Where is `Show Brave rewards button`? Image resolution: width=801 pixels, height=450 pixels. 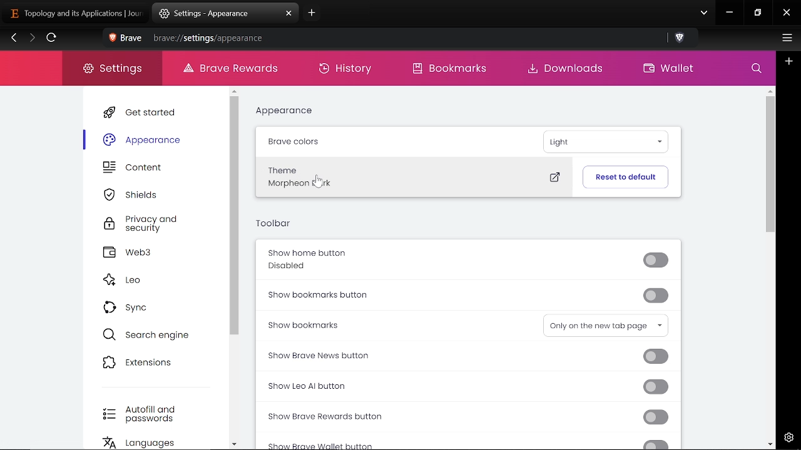 Show Brave rewards button is located at coordinates (469, 417).